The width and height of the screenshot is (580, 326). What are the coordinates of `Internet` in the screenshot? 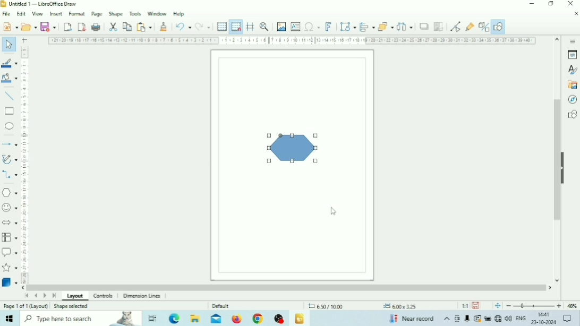 It's located at (498, 319).